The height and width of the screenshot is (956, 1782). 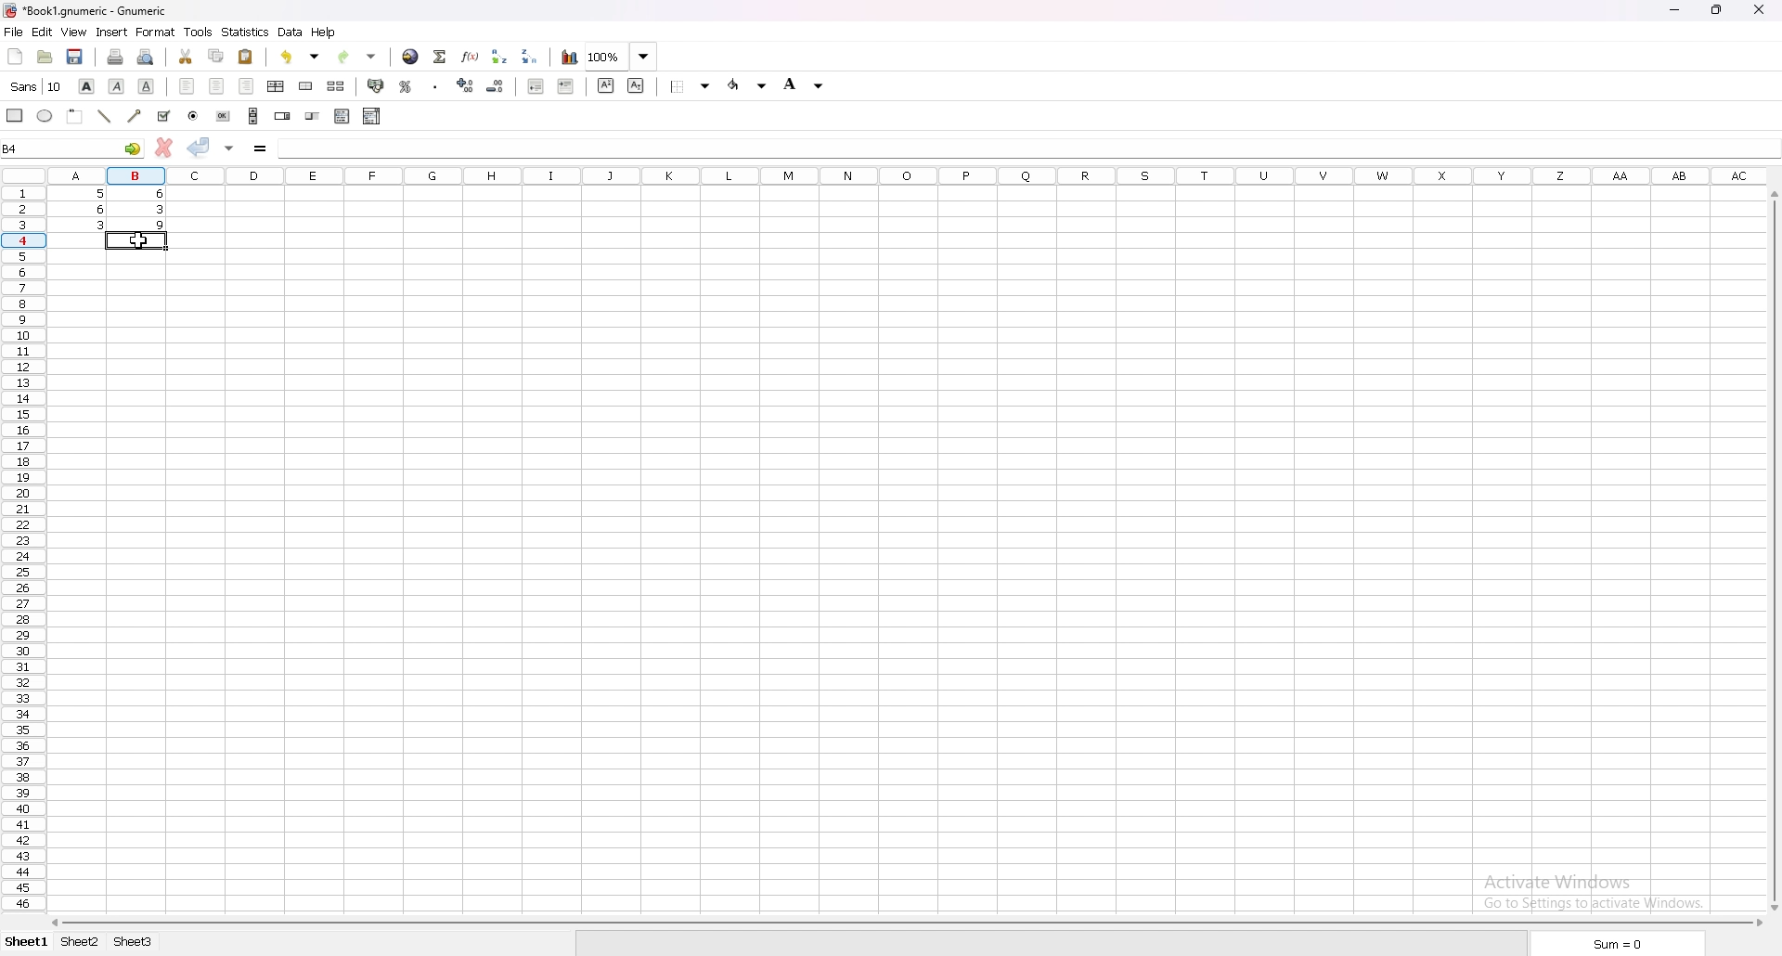 I want to click on sum, so click(x=1616, y=944).